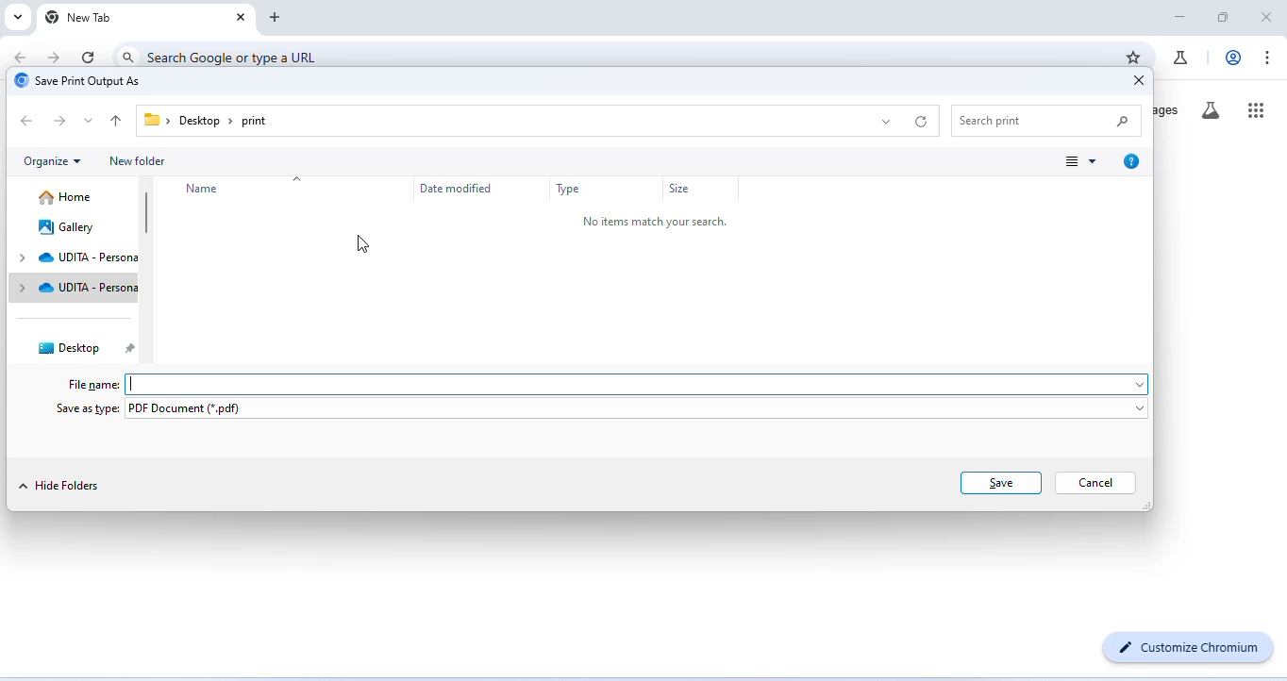  Describe the element at coordinates (16, 17) in the screenshot. I see `search tabs` at that location.